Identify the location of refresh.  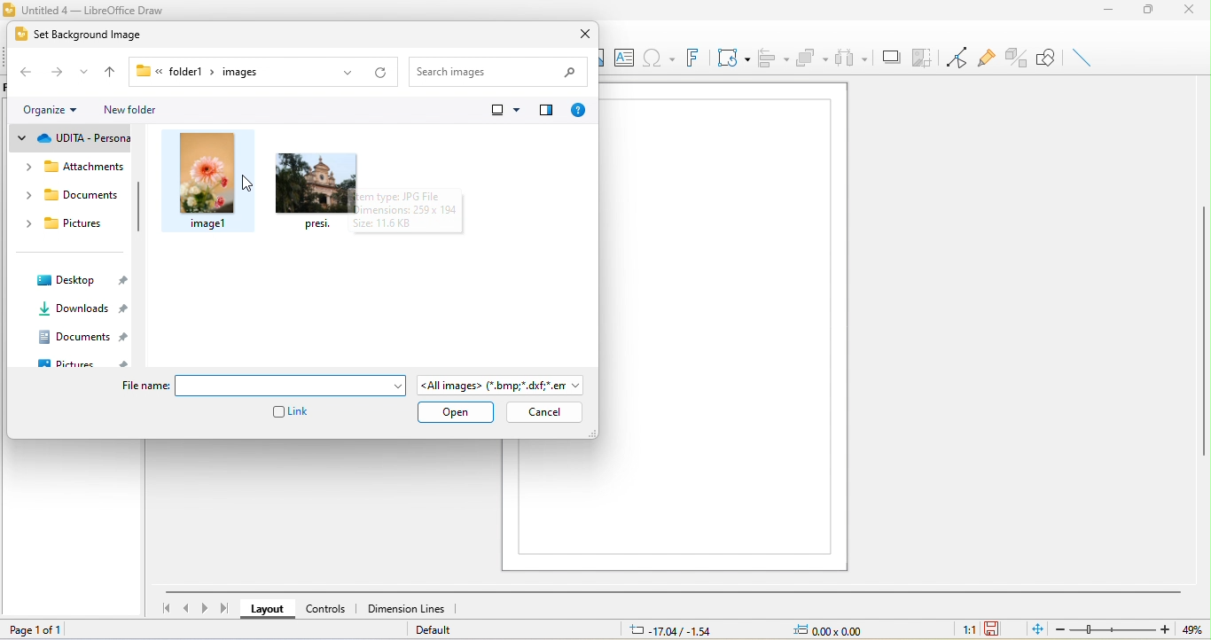
(376, 71).